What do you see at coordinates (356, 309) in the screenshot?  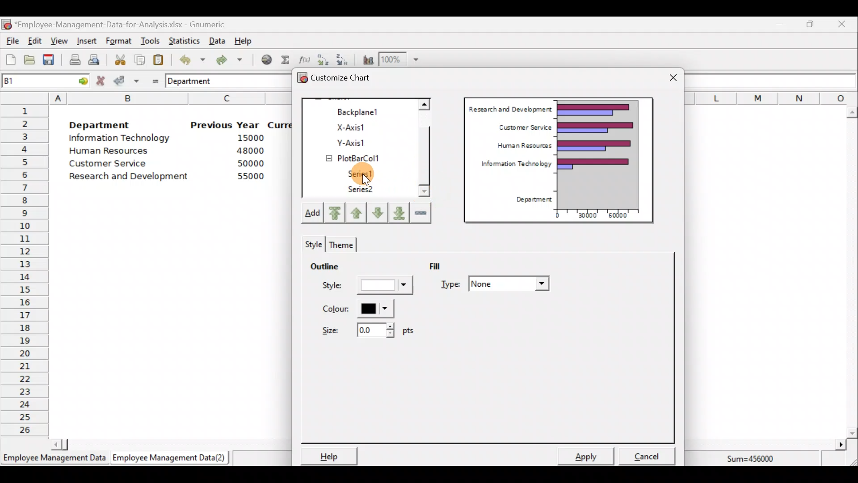 I see `Color` at bounding box center [356, 309].